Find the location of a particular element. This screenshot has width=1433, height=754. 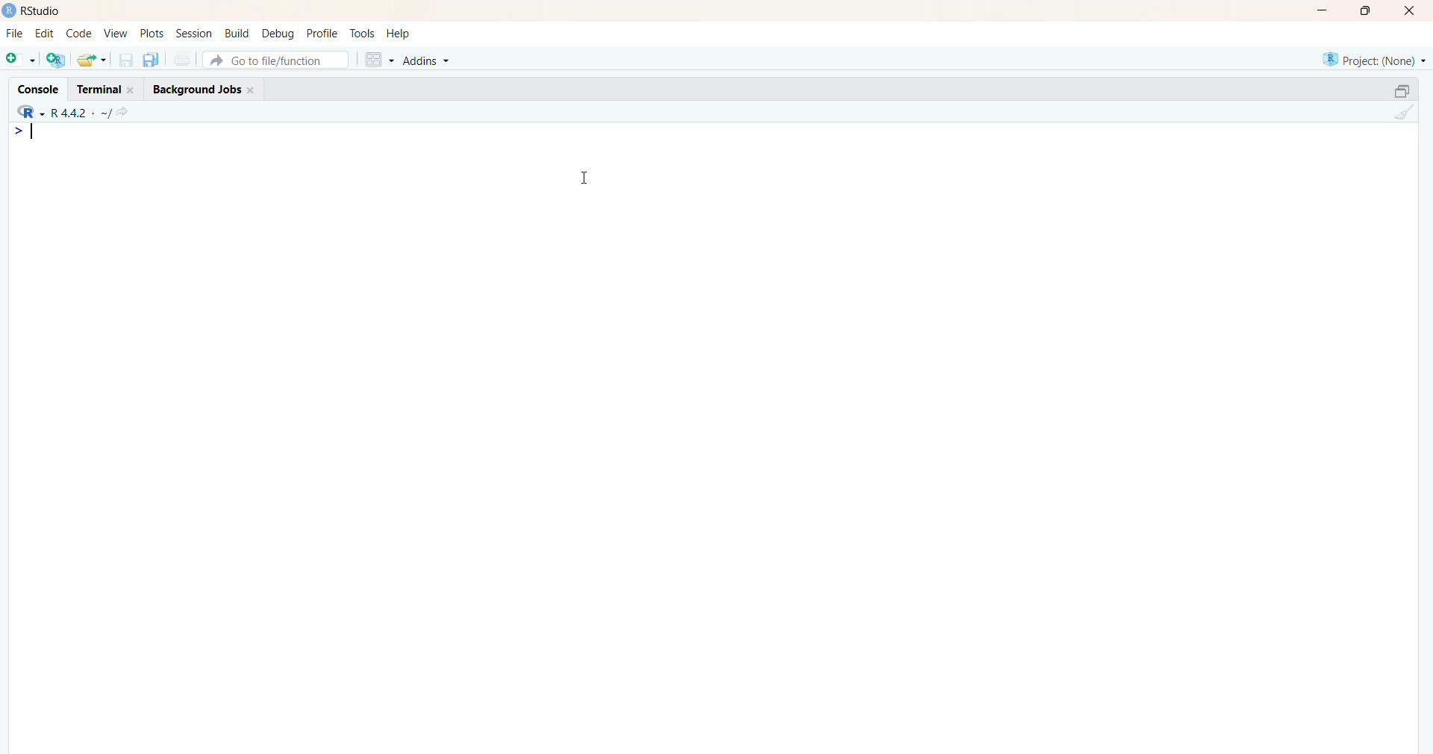

clear console is located at coordinates (1402, 113).